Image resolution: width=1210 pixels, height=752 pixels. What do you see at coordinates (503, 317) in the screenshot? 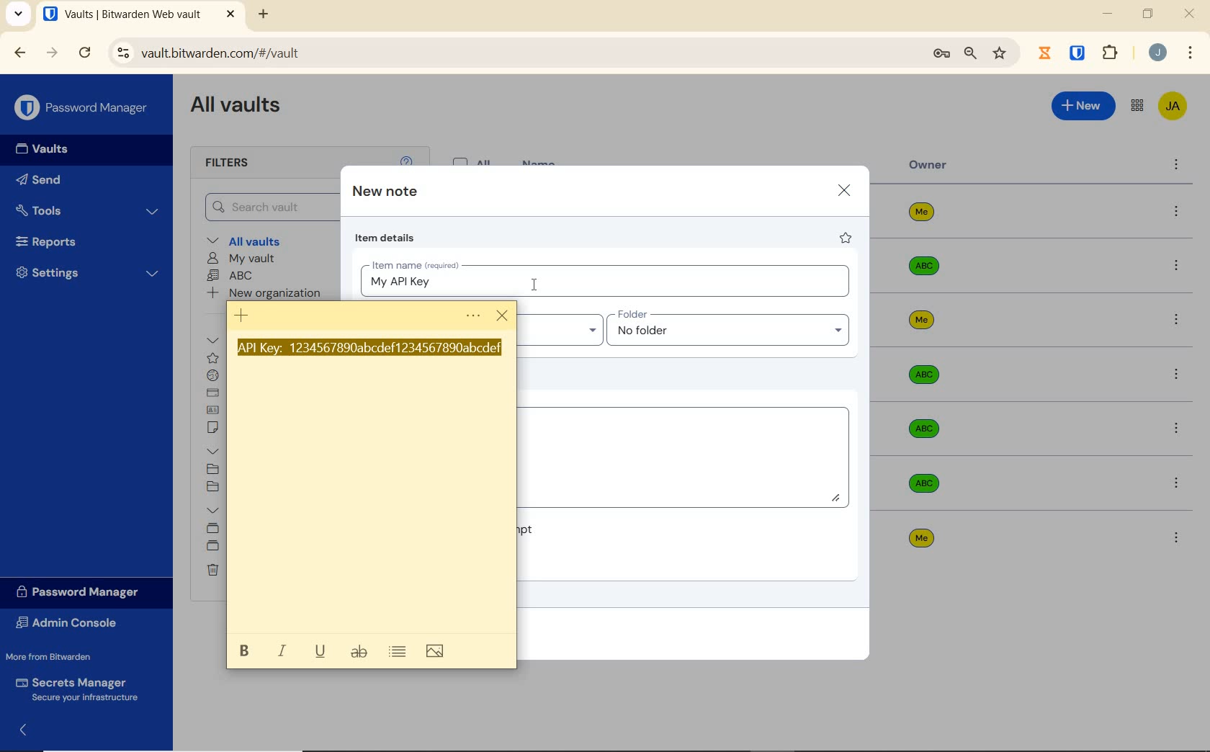
I see `cursor` at bounding box center [503, 317].